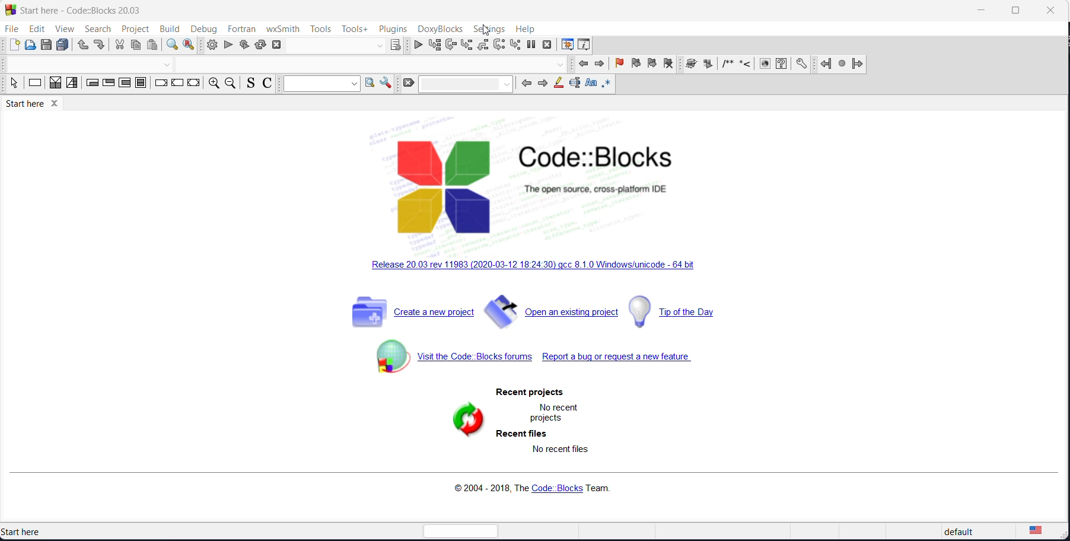 Image resolution: width=1070 pixels, height=541 pixels. I want to click on zoom in, so click(212, 84).